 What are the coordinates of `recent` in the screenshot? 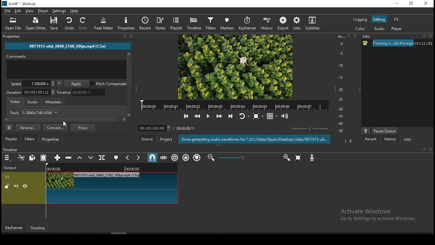 It's located at (147, 23).